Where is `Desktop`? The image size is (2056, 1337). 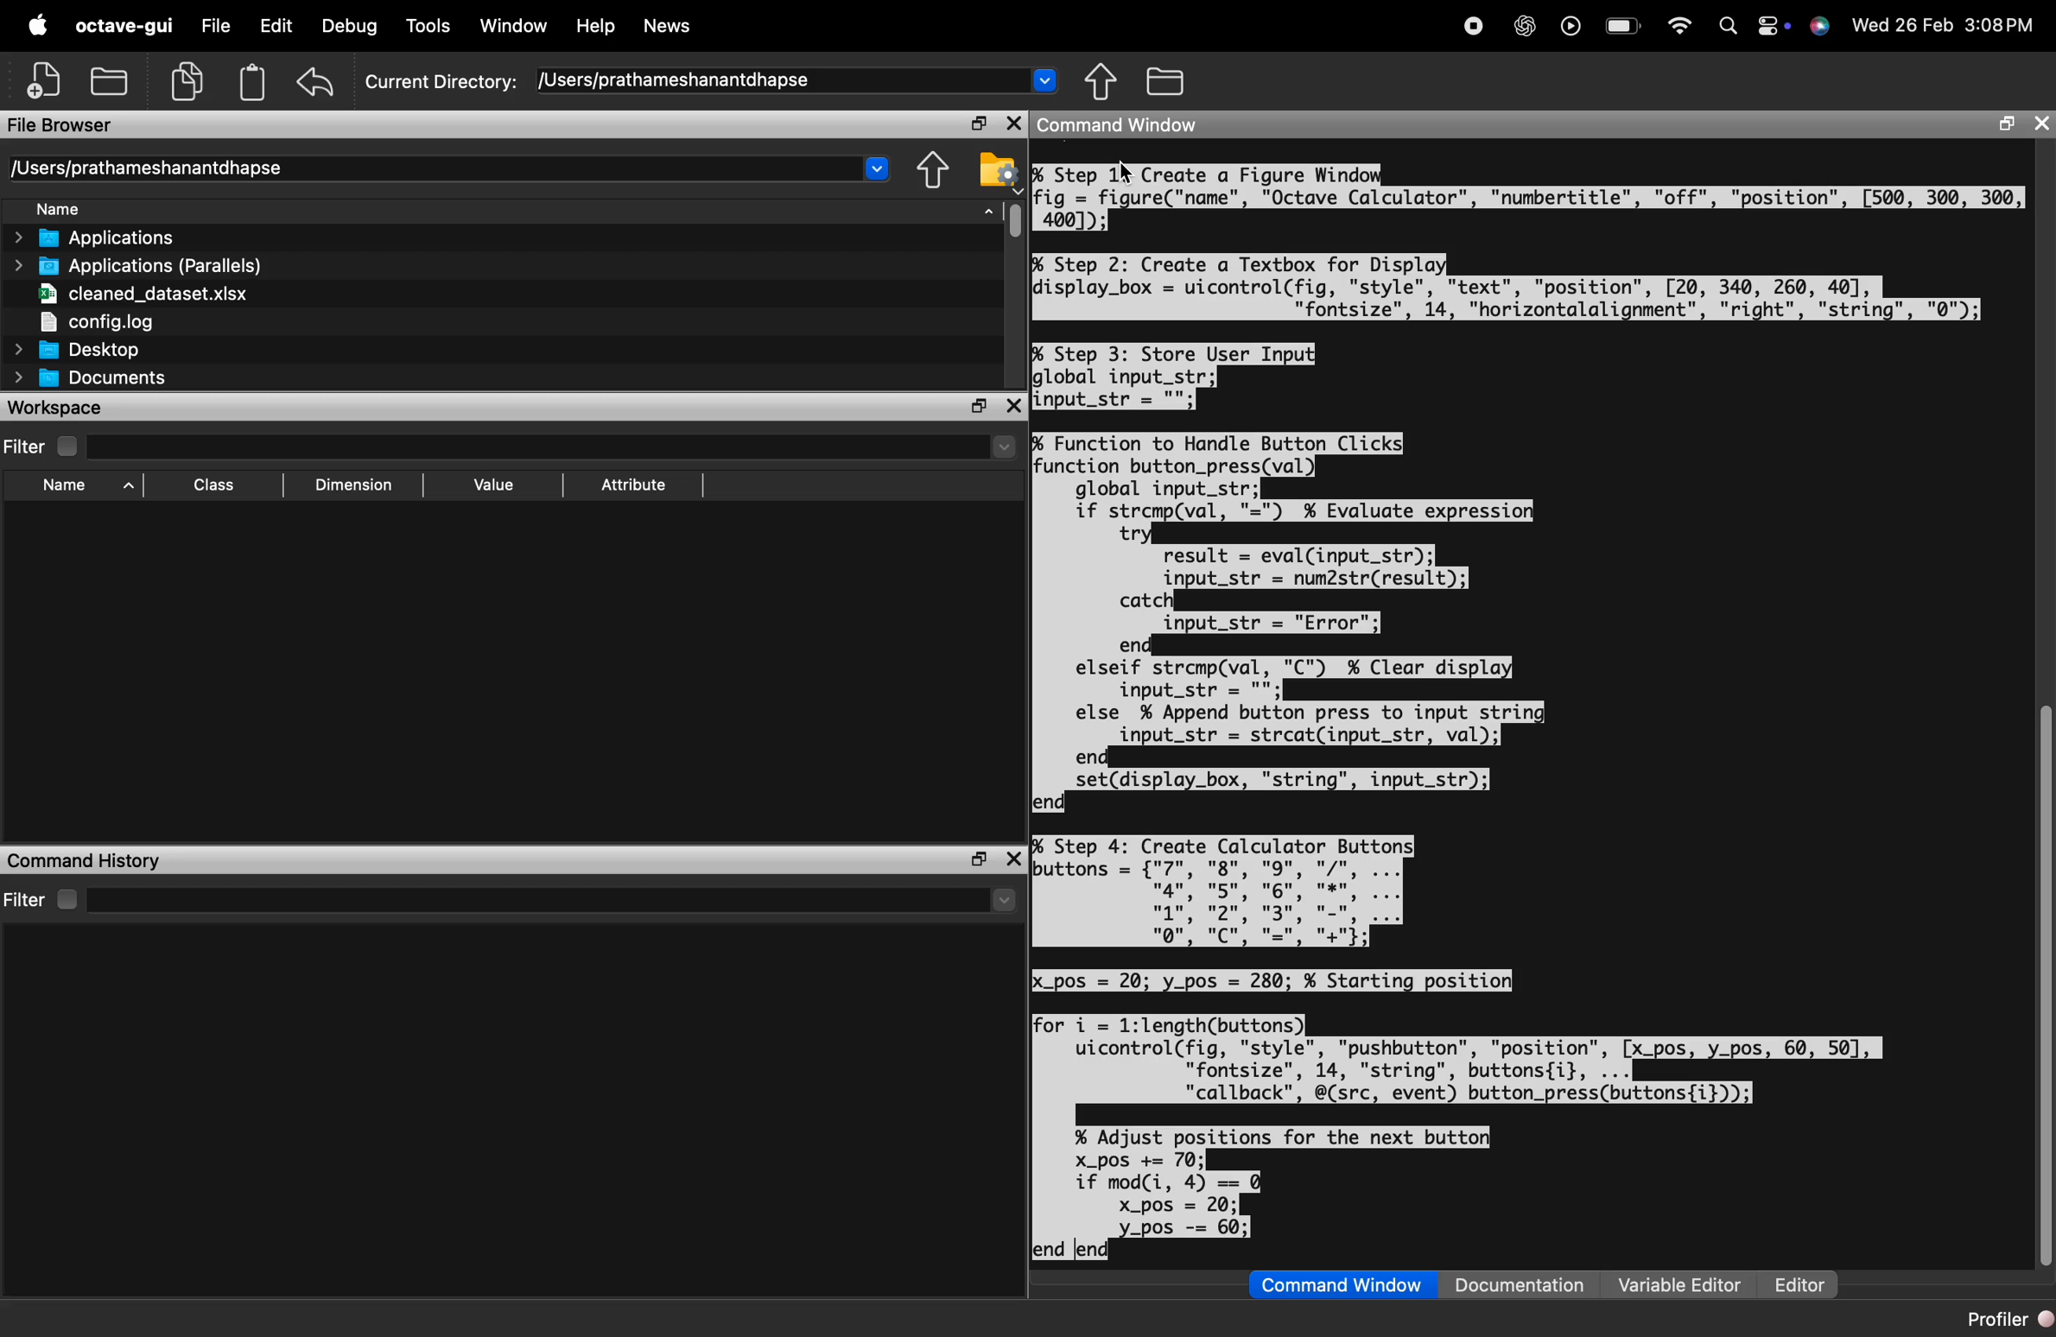 Desktop is located at coordinates (115, 351).